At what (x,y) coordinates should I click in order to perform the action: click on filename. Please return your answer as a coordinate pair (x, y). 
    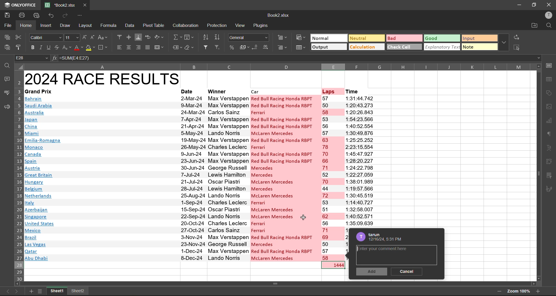
    Looking at the image, I should click on (60, 4).